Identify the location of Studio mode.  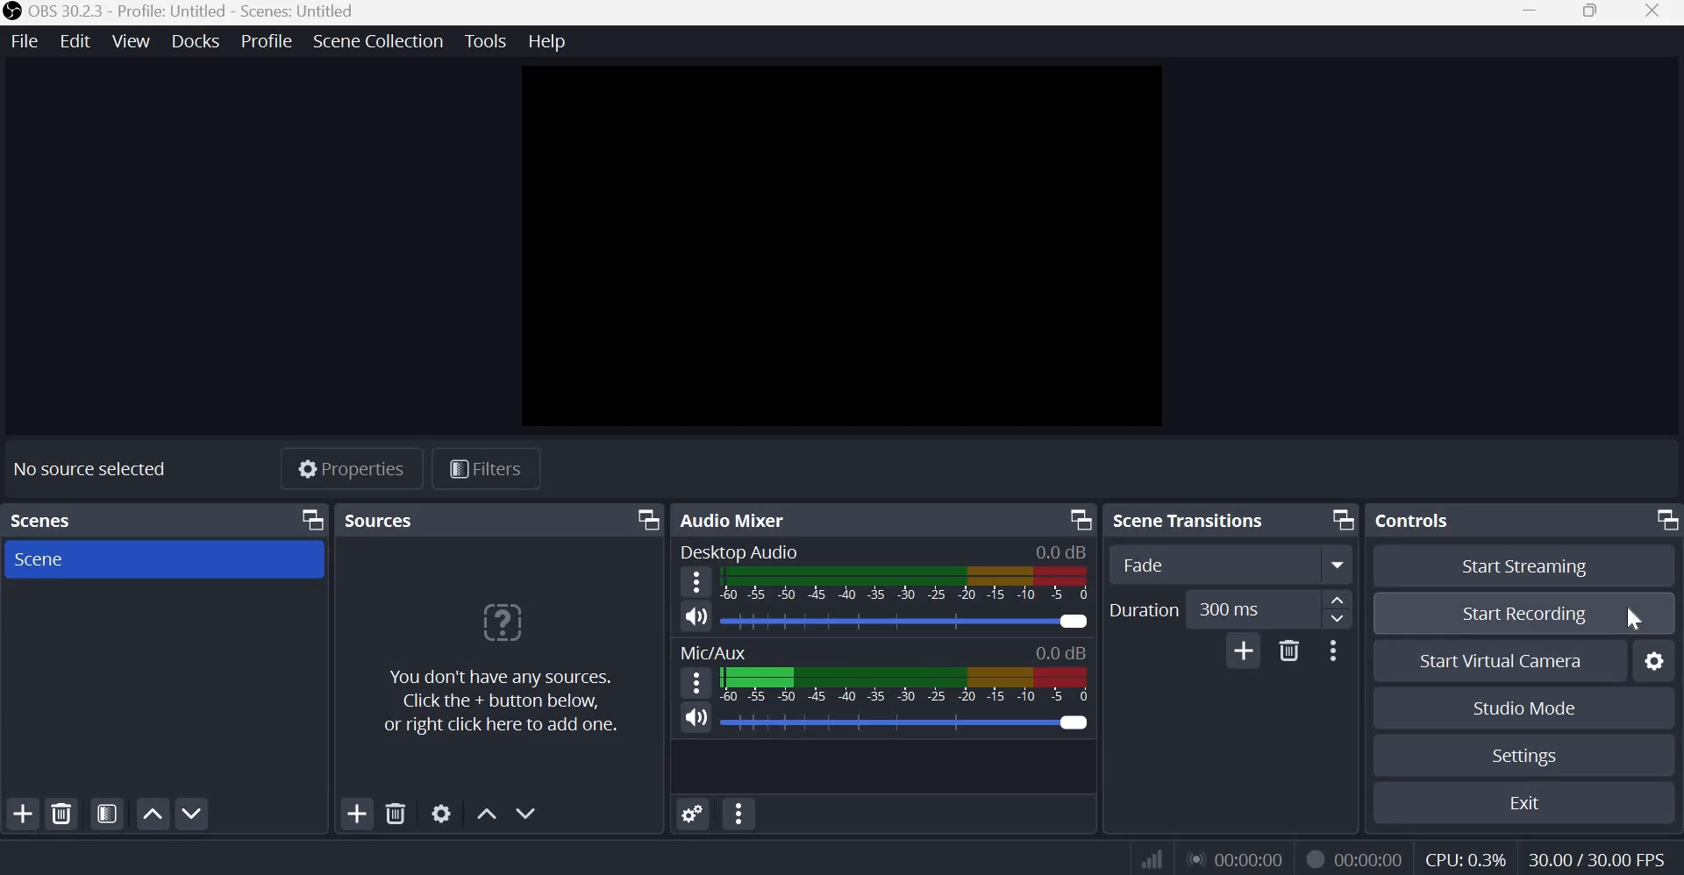
(1523, 708).